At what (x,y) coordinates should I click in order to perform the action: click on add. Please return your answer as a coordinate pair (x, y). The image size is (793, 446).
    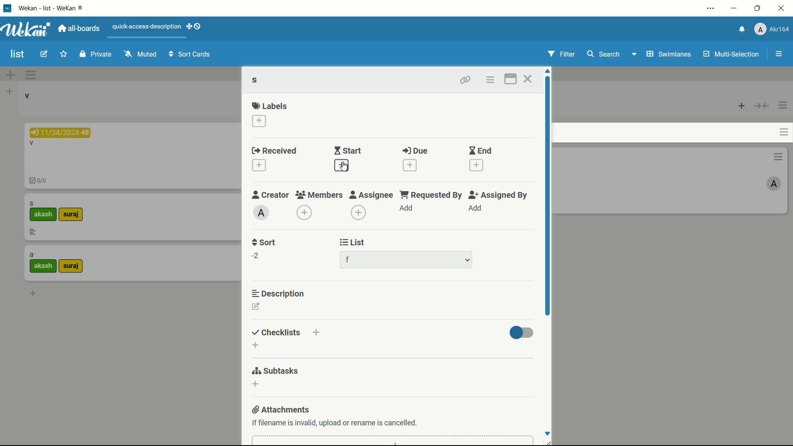
    Looking at the image, I should click on (407, 209).